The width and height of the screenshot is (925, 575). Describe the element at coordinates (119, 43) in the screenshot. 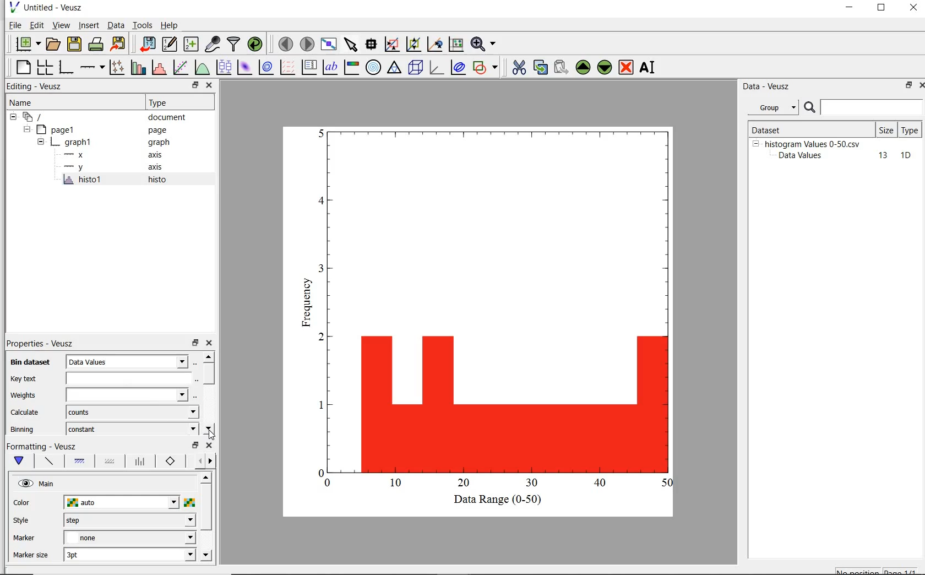

I see `export to graphics format` at that location.